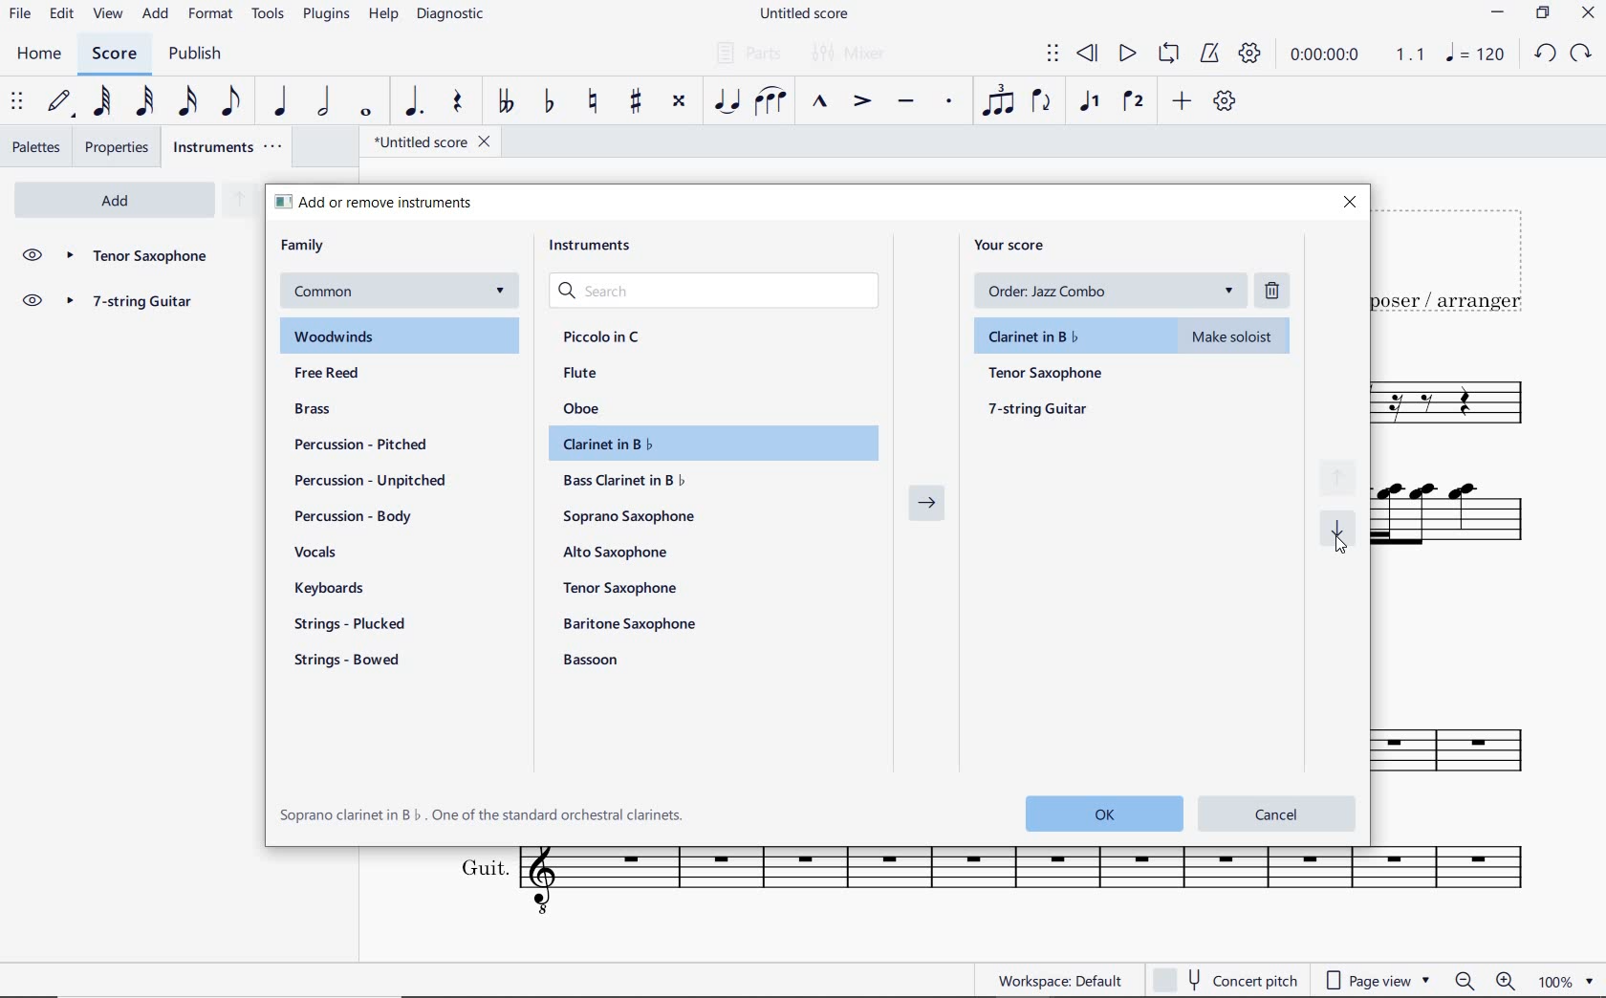 The height and width of the screenshot is (998, 1606). Describe the element at coordinates (100, 100) in the screenshot. I see `64TH NOTE` at that location.